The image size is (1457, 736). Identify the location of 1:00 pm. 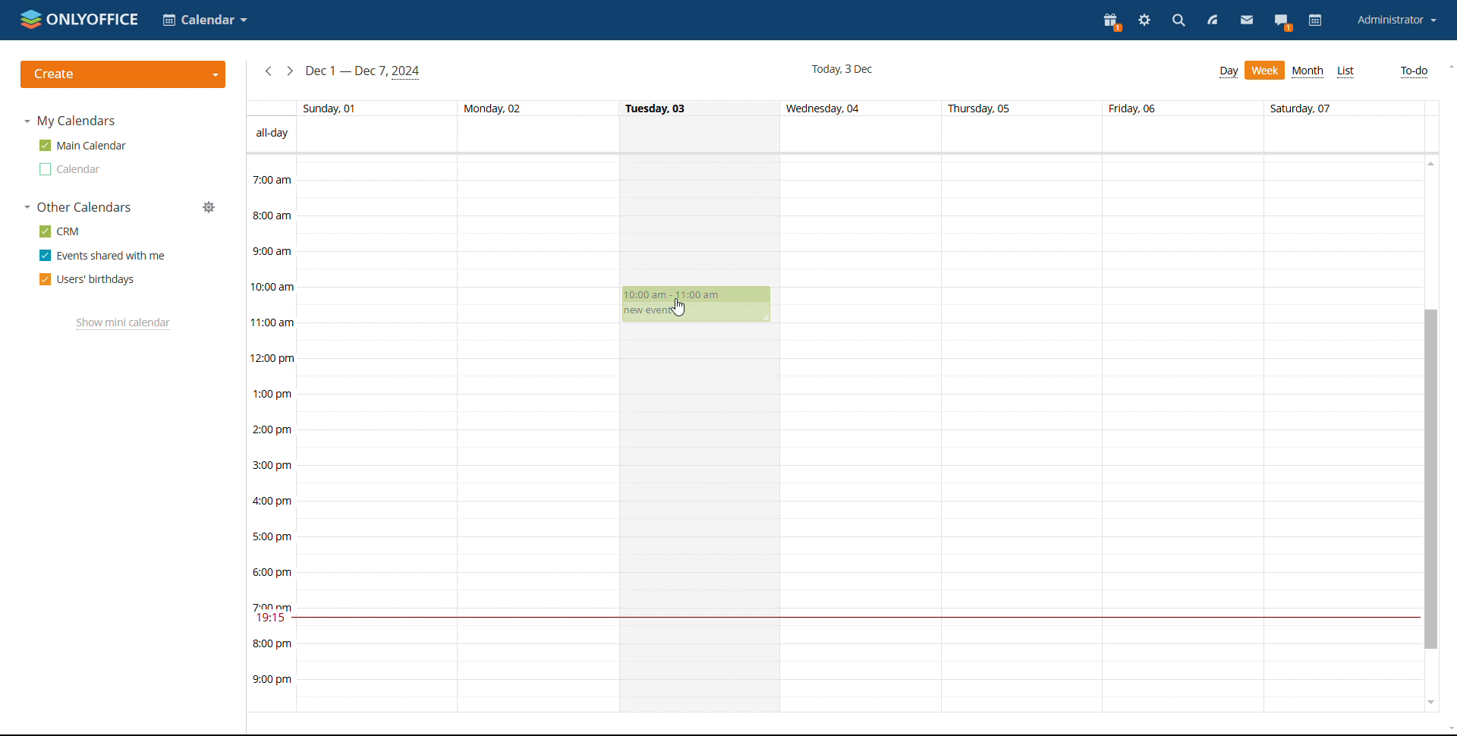
(273, 394).